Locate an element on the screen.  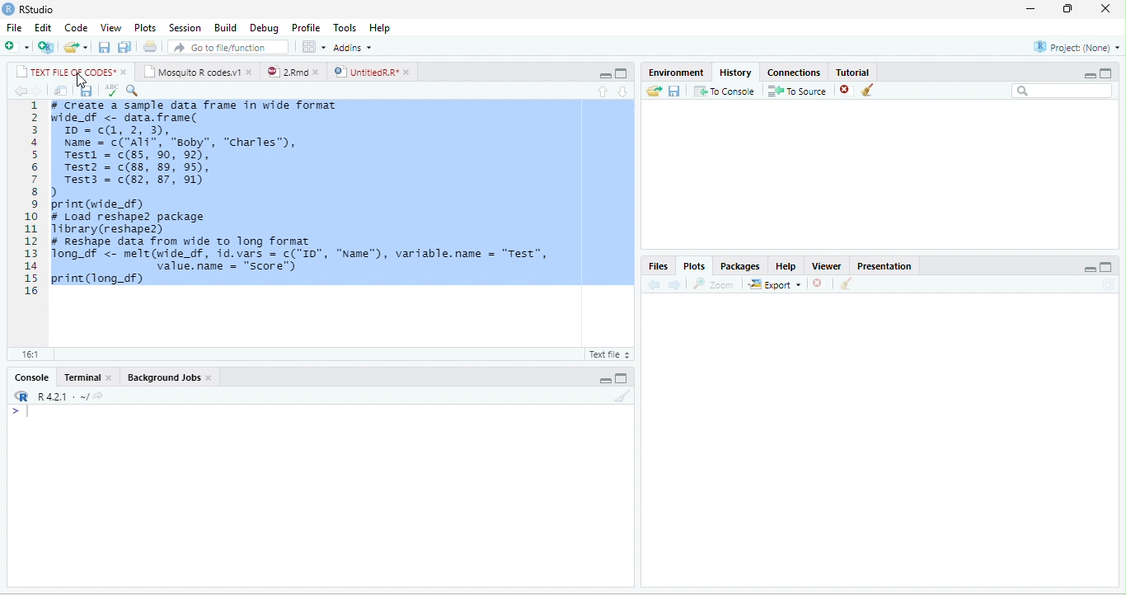
refresh is located at coordinates (1109, 284).